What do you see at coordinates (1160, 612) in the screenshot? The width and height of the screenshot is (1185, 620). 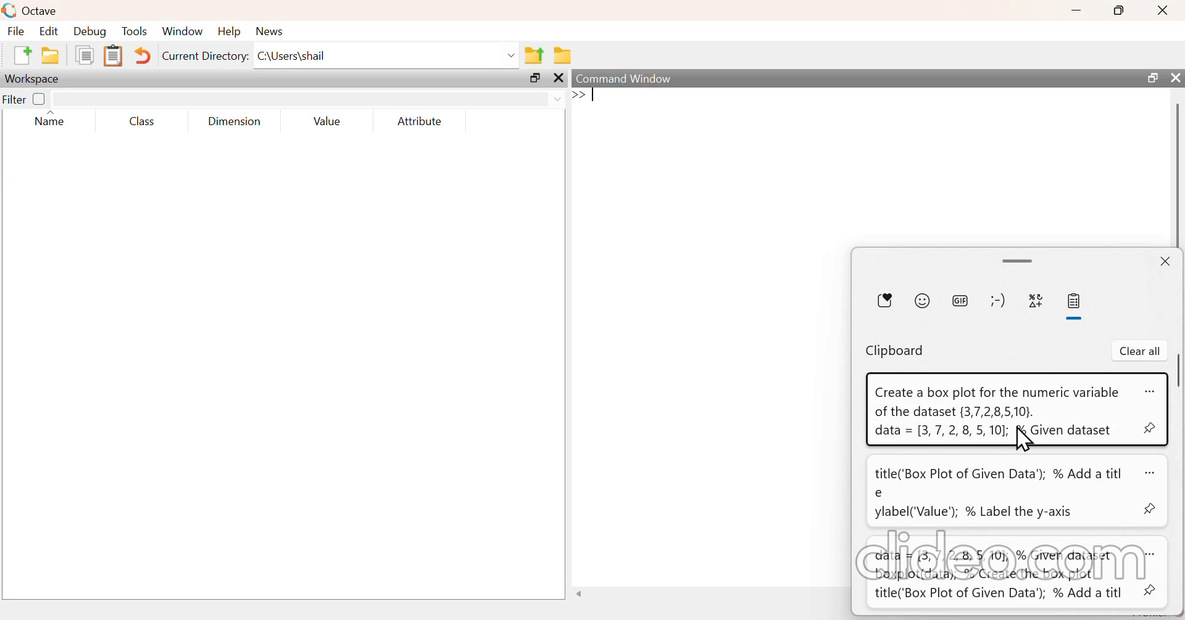 I see `profiler` at bounding box center [1160, 612].